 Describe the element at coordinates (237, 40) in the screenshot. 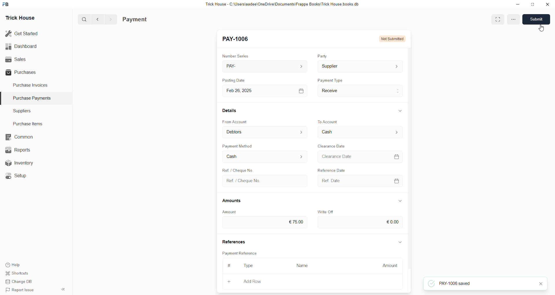

I see `PAY-1006` at that location.